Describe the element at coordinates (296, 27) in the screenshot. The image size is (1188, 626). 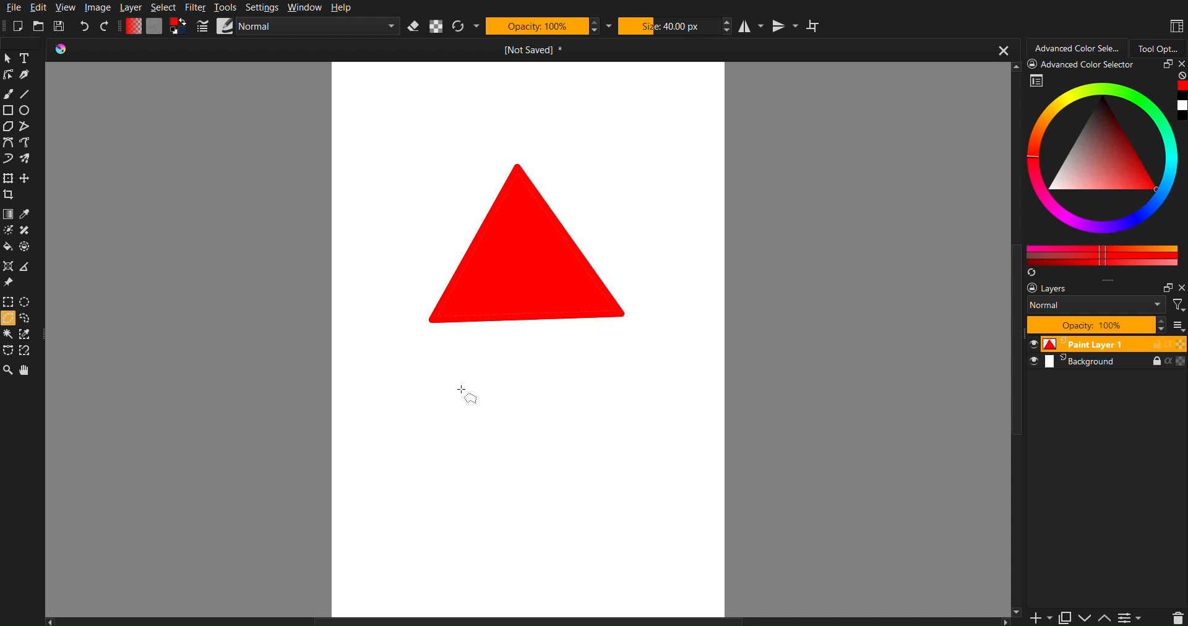
I see `Brush Settings` at that location.